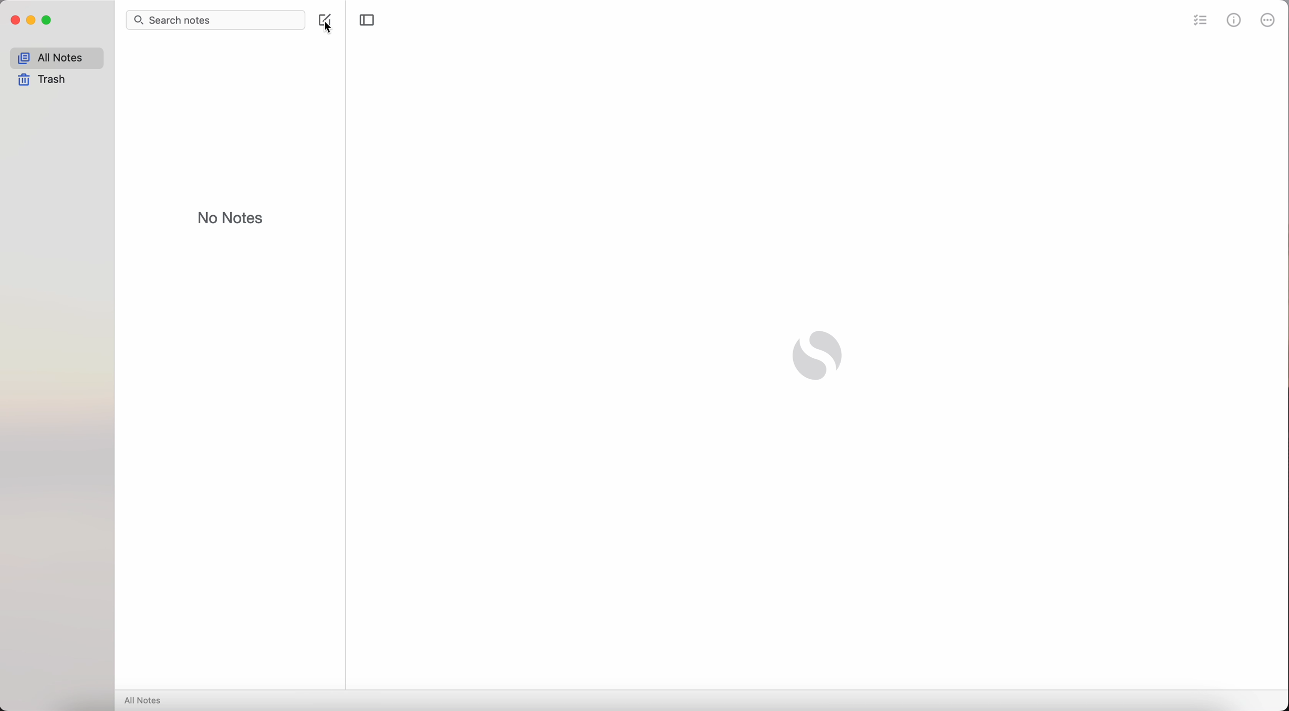  What do you see at coordinates (218, 20) in the screenshot?
I see `search bar` at bounding box center [218, 20].